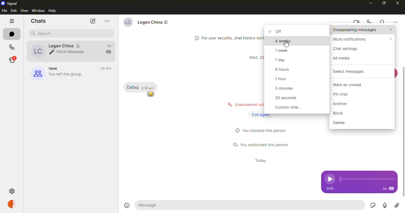 The image size is (405, 213). Describe the element at coordinates (373, 205) in the screenshot. I see `sticker` at that location.